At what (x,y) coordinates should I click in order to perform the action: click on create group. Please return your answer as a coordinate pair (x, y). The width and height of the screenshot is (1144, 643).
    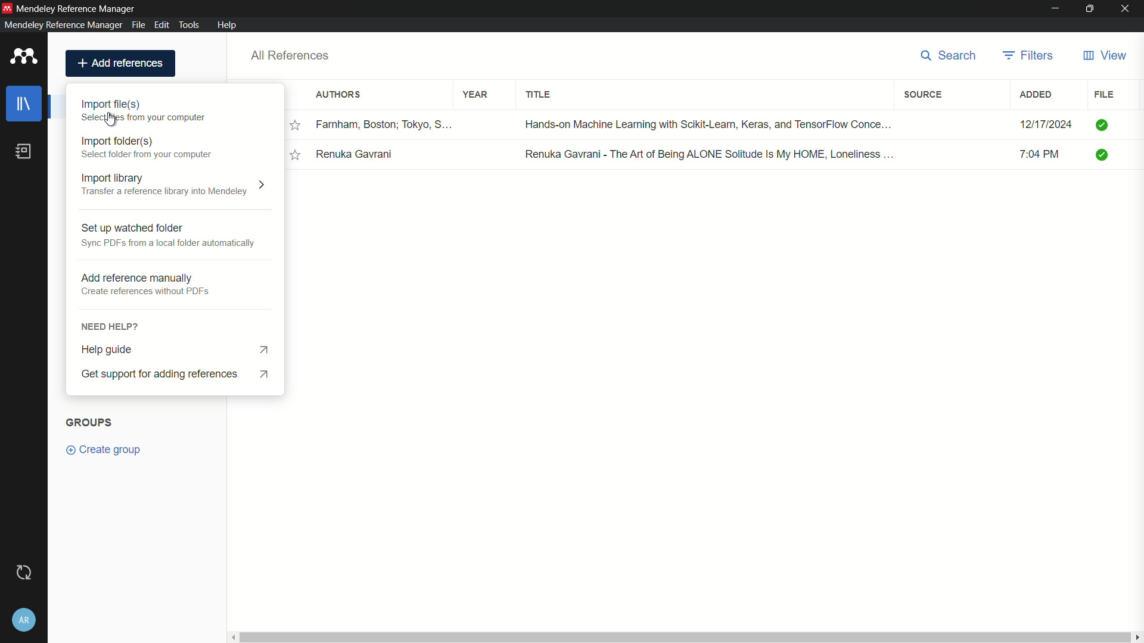
    Looking at the image, I should click on (106, 450).